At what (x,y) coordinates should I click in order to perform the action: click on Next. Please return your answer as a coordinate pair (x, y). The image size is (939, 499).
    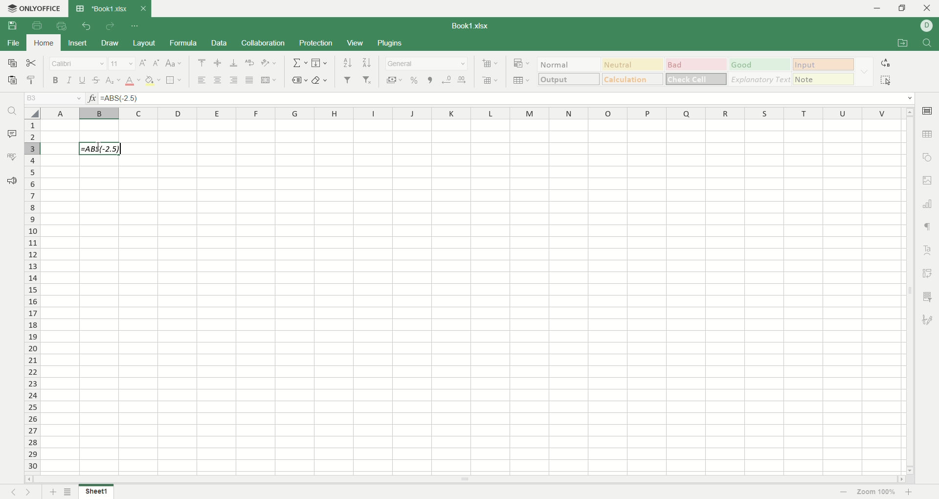
    Looking at the image, I should click on (30, 492).